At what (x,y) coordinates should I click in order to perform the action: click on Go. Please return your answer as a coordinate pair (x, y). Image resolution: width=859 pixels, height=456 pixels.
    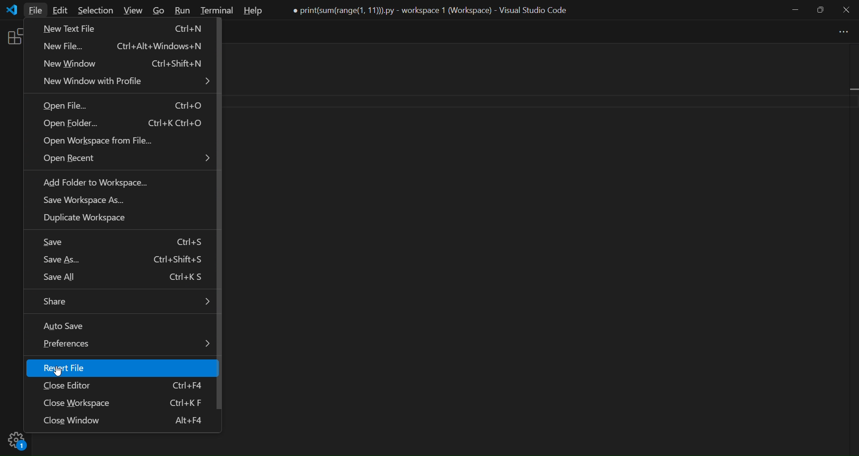
    Looking at the image, I should click on (160, 10).